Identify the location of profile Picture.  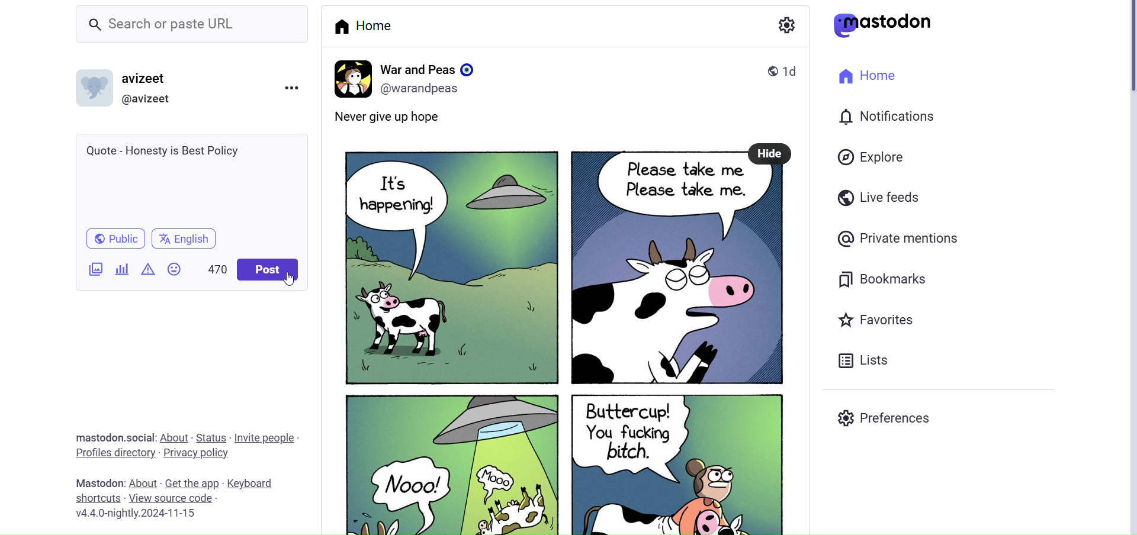
(351, 77).